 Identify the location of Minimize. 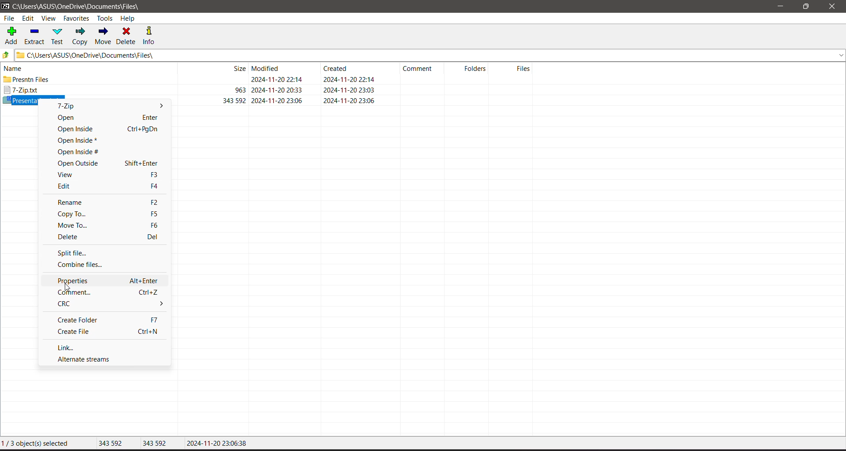
(781, 7).